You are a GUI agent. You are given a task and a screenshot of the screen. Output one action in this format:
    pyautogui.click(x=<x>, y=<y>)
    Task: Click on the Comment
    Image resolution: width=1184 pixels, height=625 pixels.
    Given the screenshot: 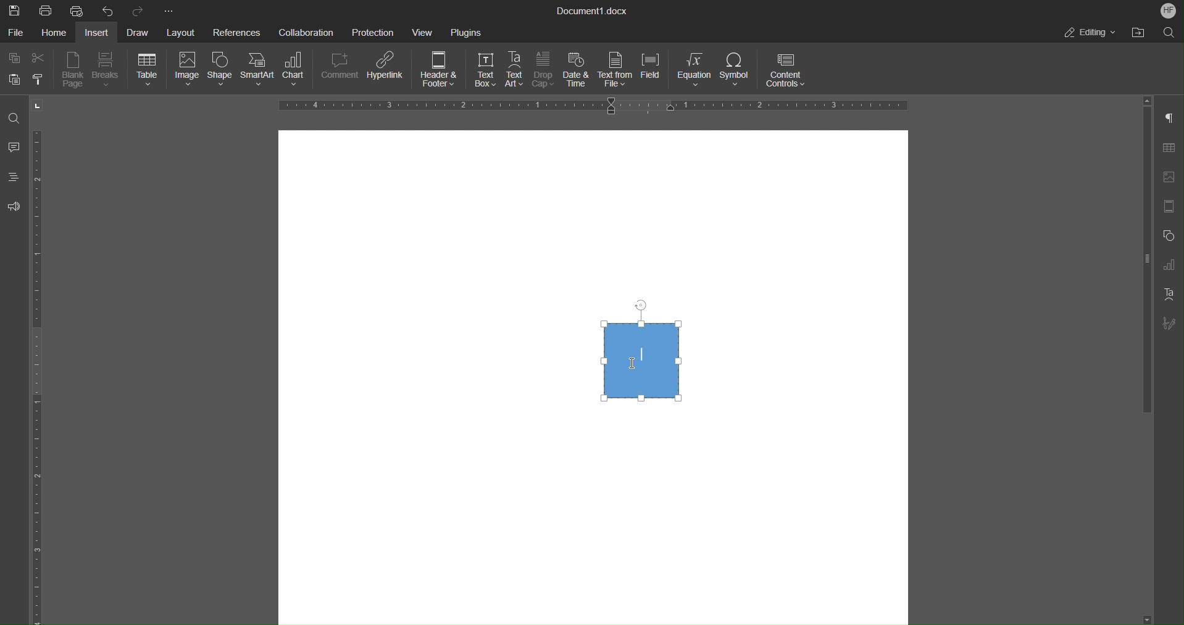 What is the action you would take?
    pyautogui.click(x=341, y=71)
    